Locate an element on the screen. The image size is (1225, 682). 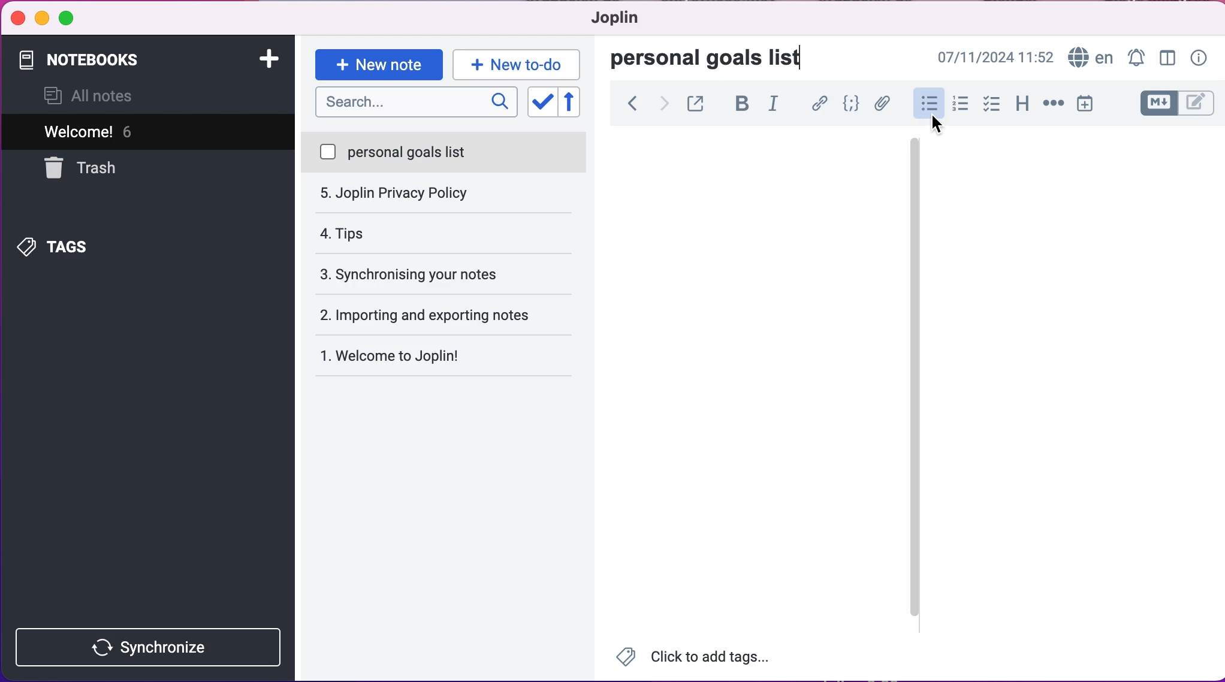
code is located at coordinates (849, 104).